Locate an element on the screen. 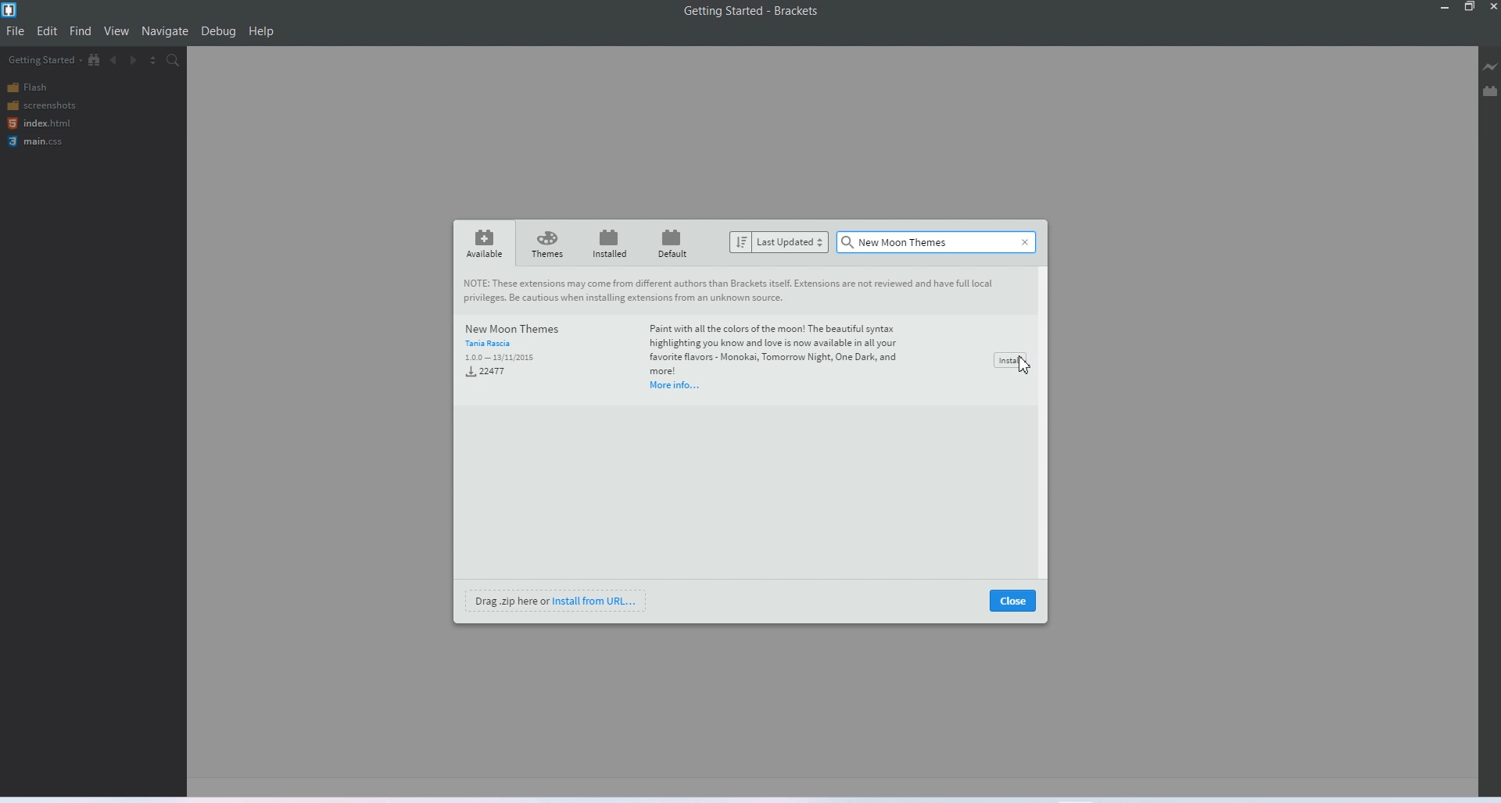  Available is located at coordinates (484, 242).